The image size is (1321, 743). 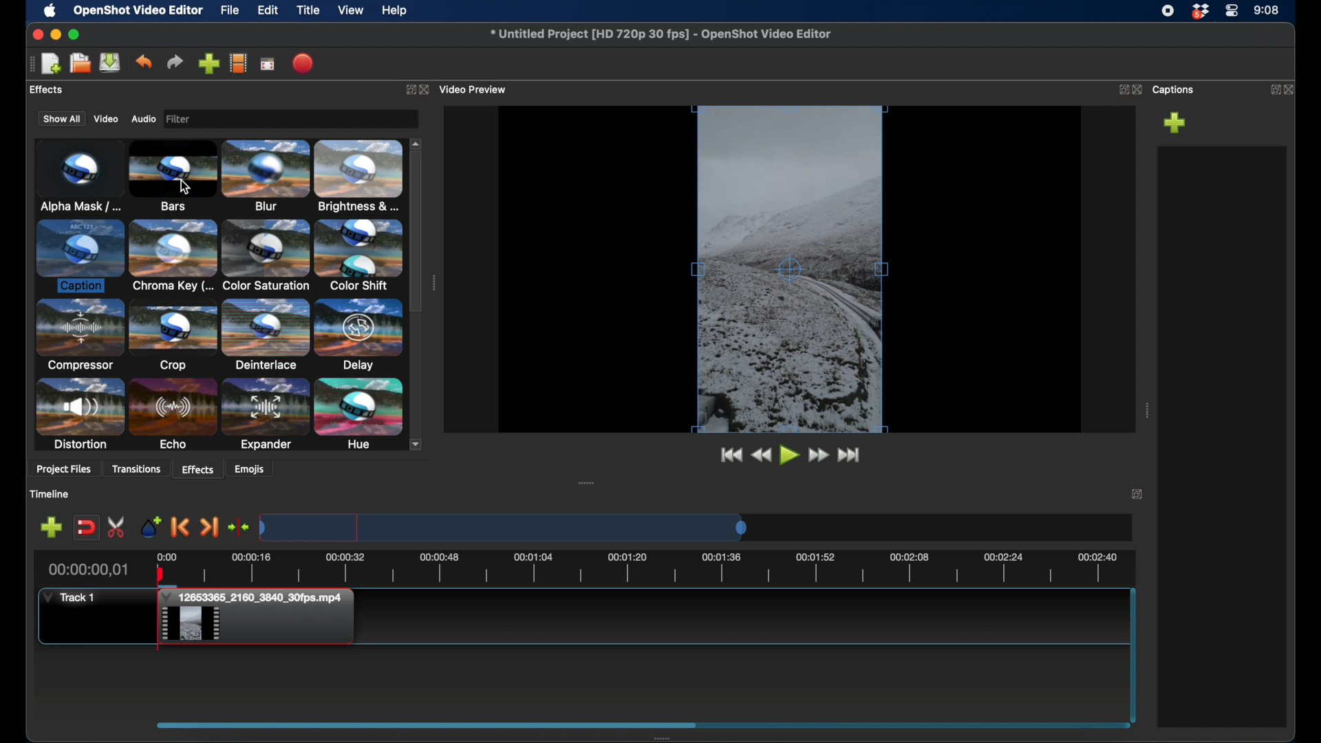 I want to click on audio, so click(x=143, y=119).